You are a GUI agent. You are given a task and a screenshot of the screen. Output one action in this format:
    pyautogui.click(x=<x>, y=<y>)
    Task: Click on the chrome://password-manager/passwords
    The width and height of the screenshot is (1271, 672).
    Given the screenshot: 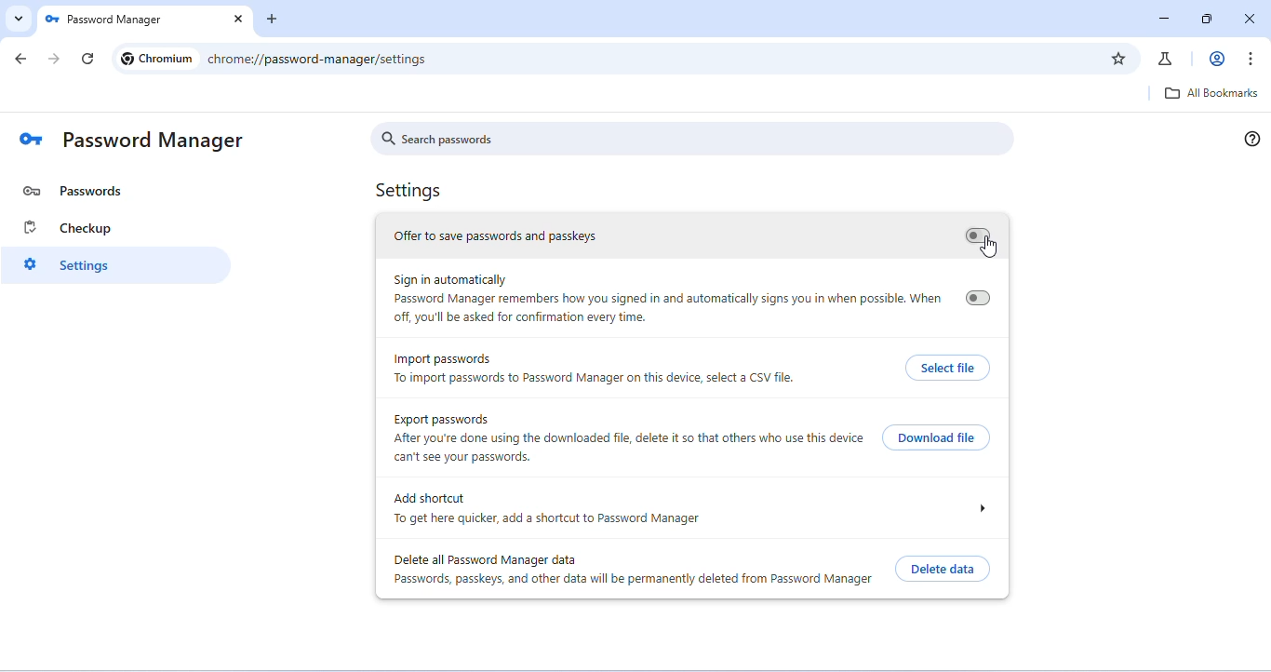 What is the action you would take?
    pyautogui.click(x=325, y=58)
    